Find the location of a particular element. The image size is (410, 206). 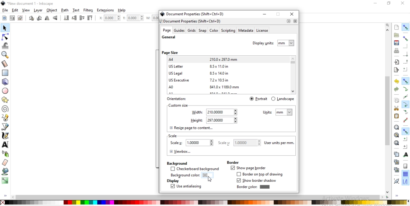

measurement tools is located at coordinates (6, 64).